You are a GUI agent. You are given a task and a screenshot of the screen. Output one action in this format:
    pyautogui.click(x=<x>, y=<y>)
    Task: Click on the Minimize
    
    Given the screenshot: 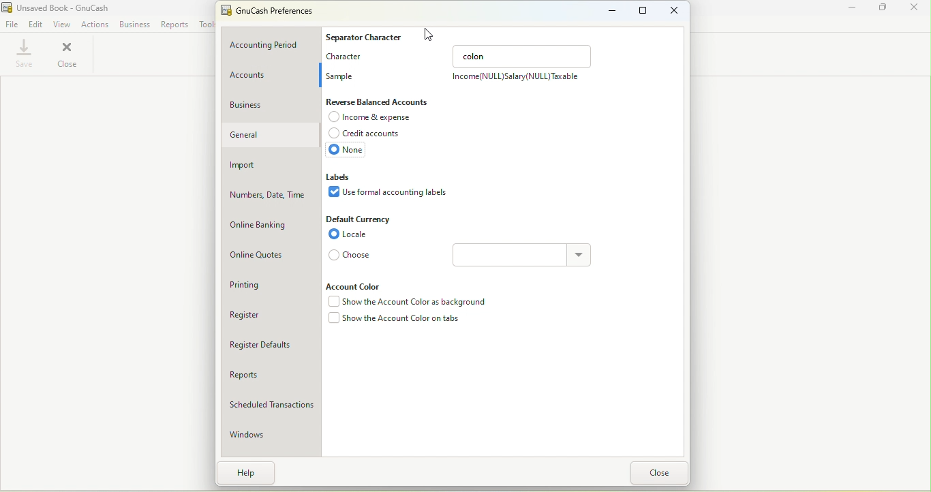 What is the action you would take?
    pyautogui.click(x=605, y=11)
    